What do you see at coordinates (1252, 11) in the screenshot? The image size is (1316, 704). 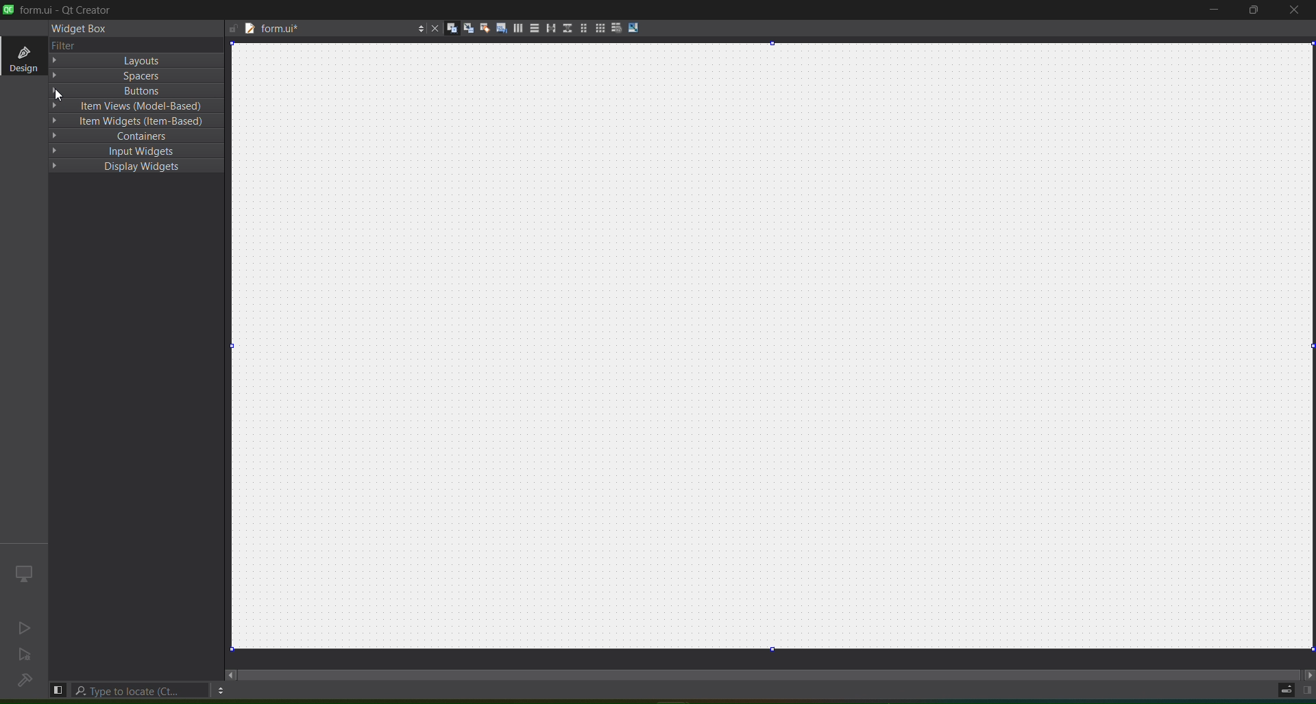 I see `maximize` at bounding box center [1252, 11].